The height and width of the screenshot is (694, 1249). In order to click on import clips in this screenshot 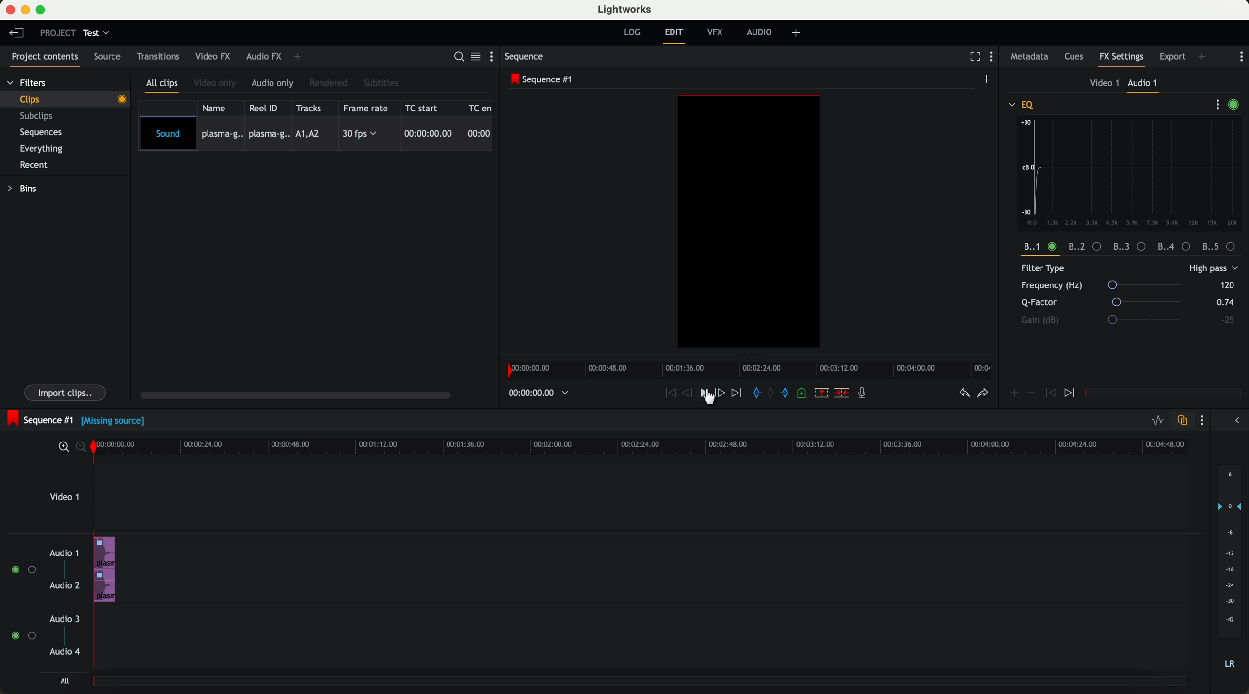, I will do `click(66, 392)`.